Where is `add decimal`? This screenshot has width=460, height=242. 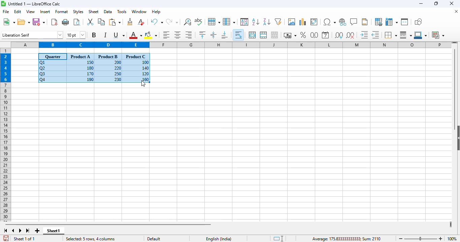
add decimal is located at coordinates (339, 35).